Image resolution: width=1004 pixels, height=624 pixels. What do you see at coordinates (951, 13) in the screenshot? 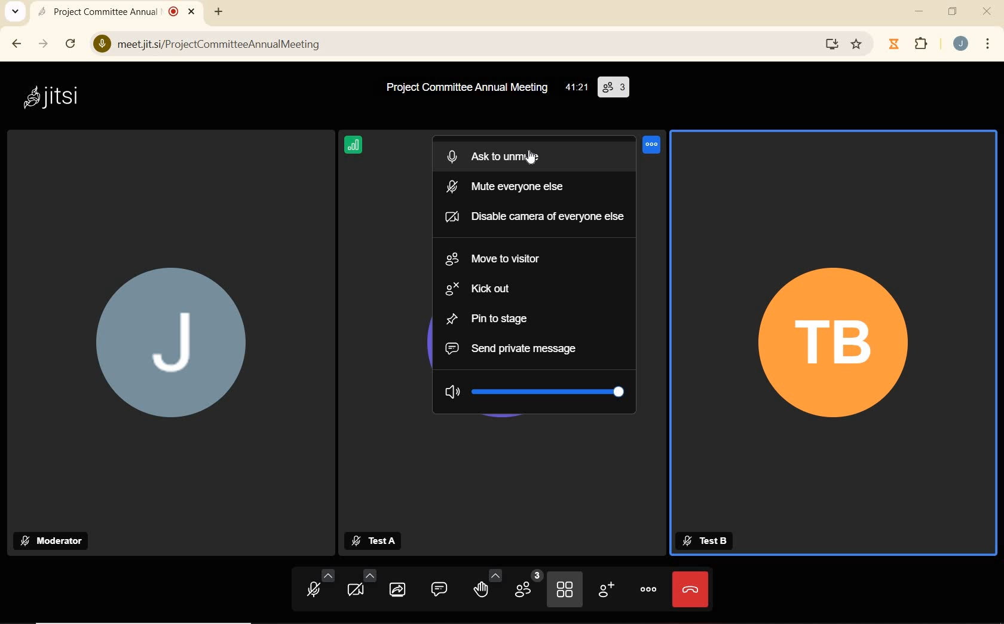
I see `RESTORE` at bounding box center [951, 13].